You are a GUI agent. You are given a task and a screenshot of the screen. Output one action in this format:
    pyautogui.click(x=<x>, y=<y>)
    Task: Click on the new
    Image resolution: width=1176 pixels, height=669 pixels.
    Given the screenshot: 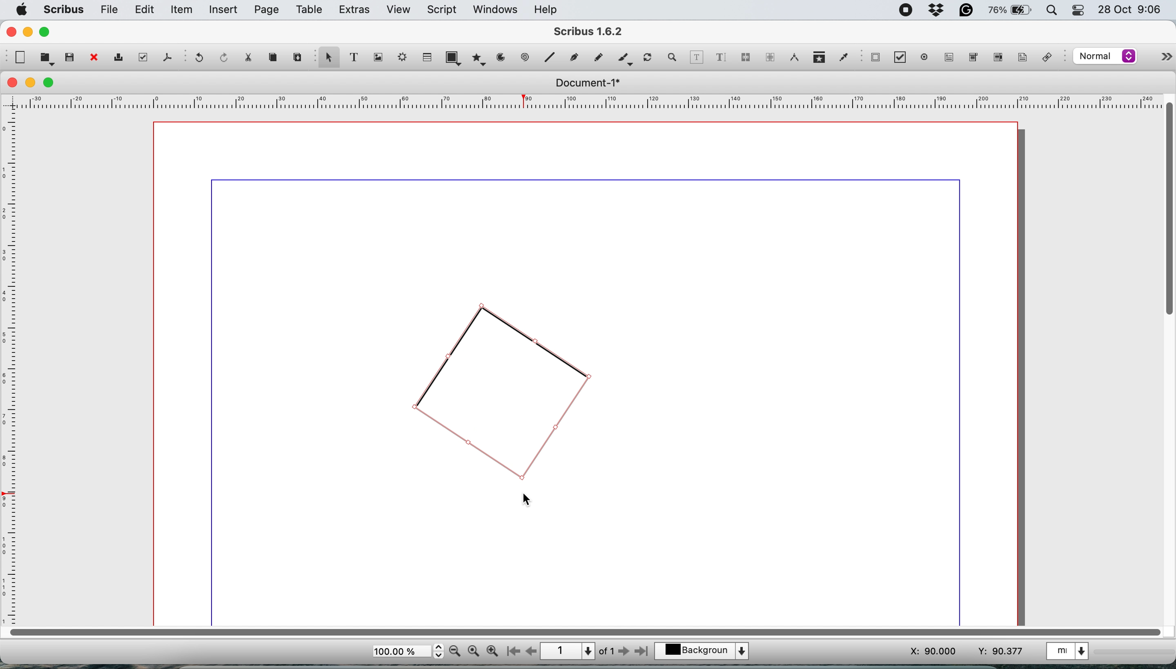 What is the action you would take?
    pyautogui.click(x=20, y=57)
    